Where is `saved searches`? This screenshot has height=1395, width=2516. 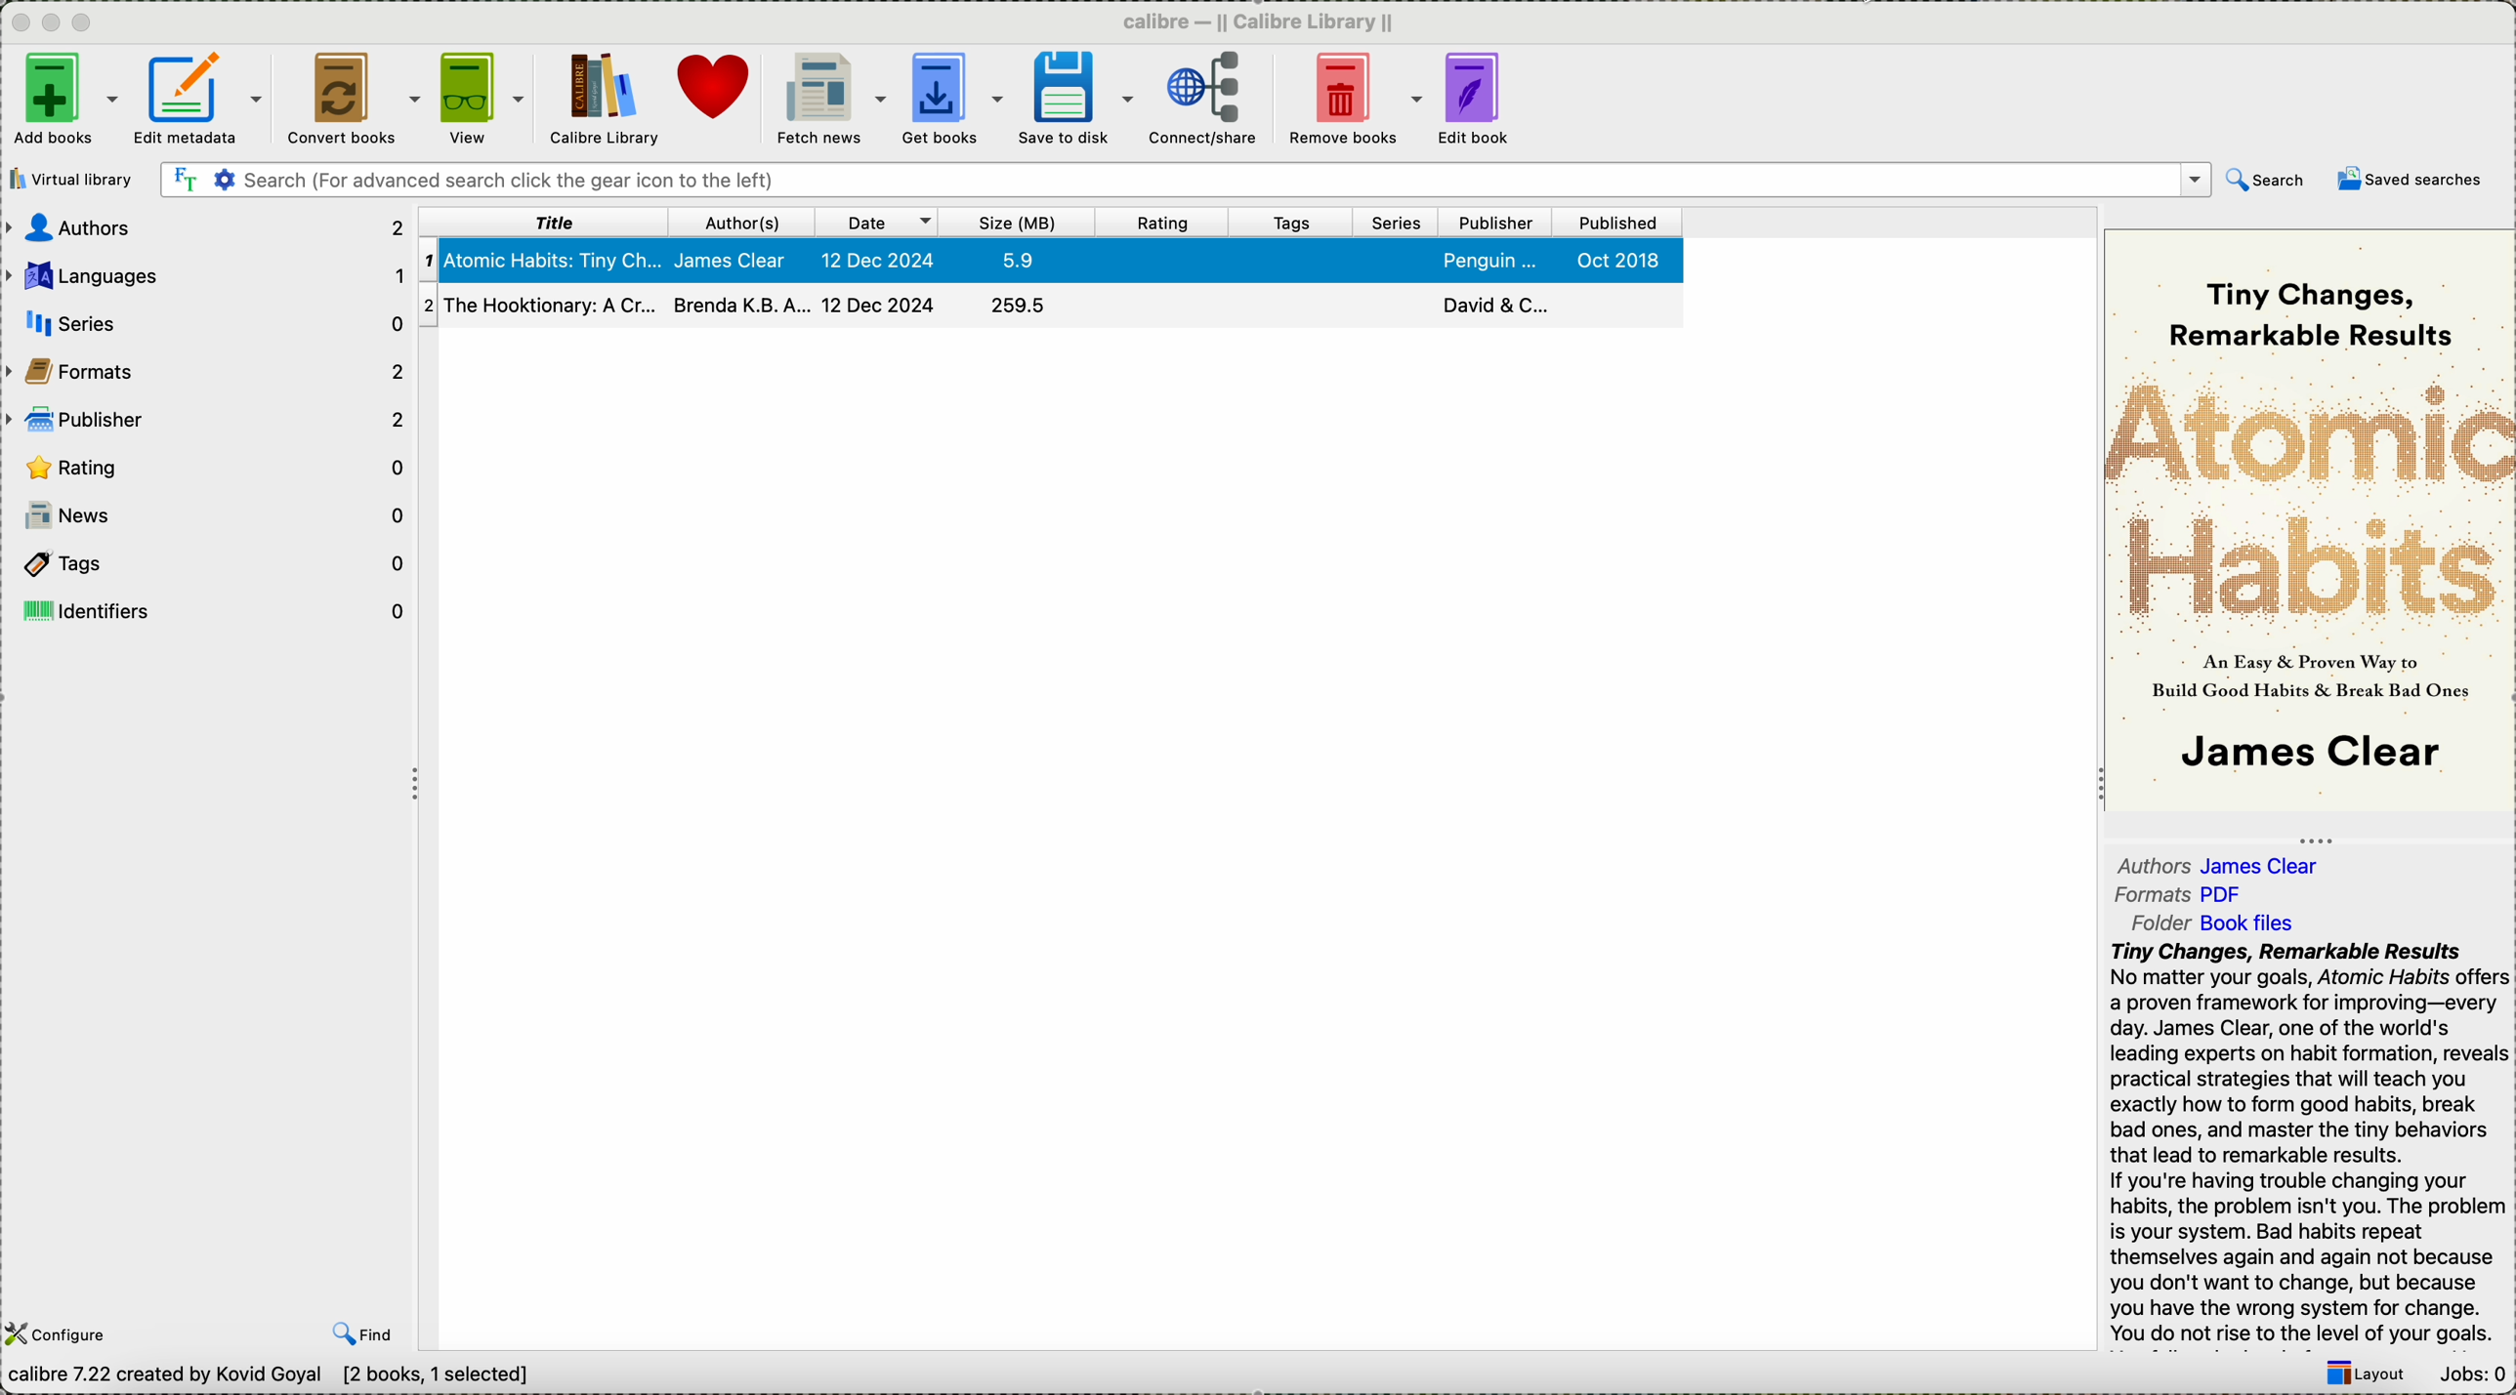
saved searches is located at coordinates (2411, 184).